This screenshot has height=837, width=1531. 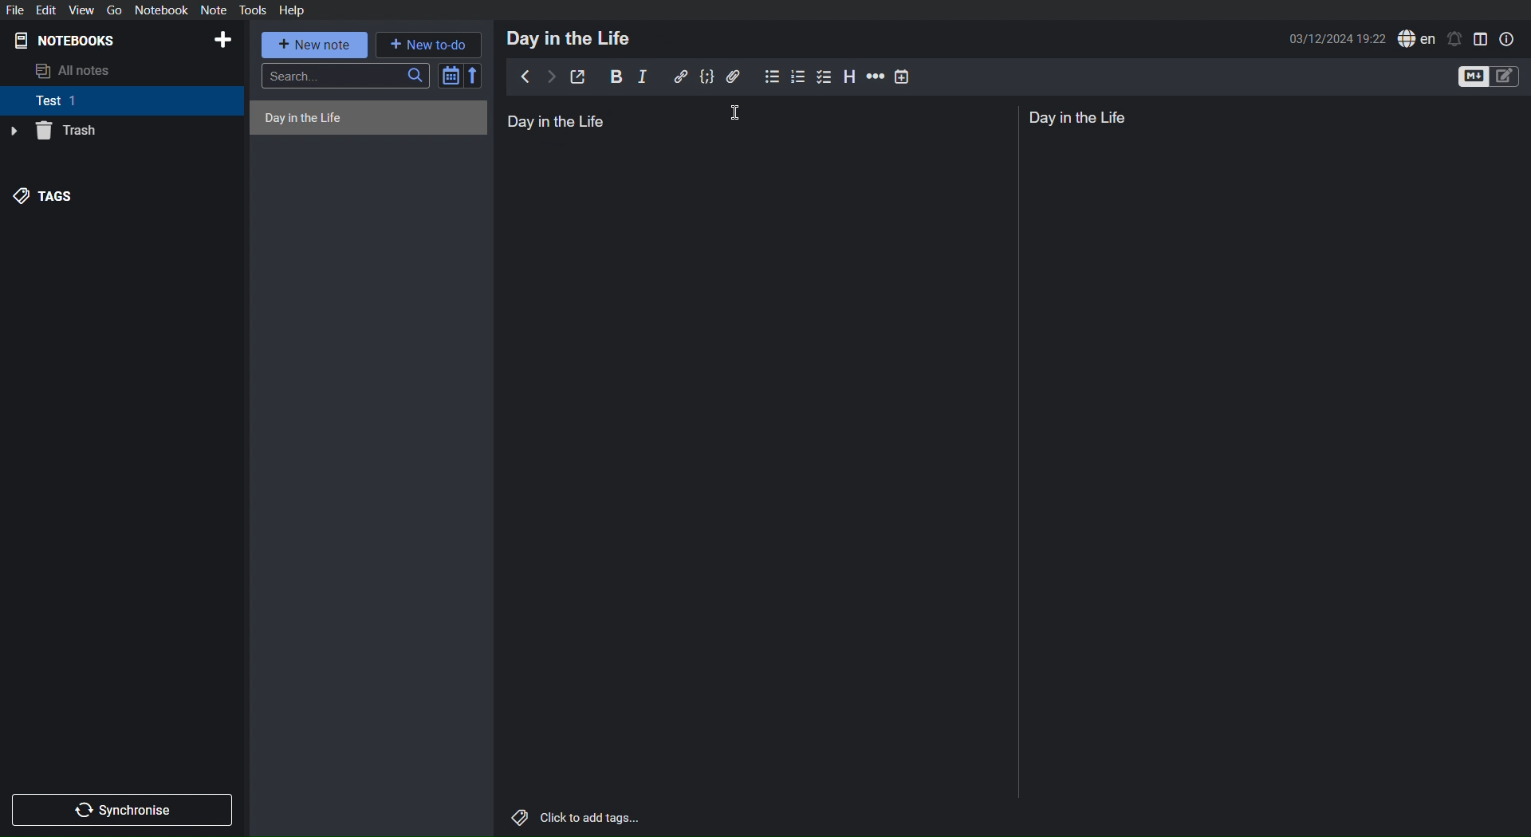 What do you see at coordinates (616, 76) in the screenshot?
I see `Bold` at bounding box center [616, 76].